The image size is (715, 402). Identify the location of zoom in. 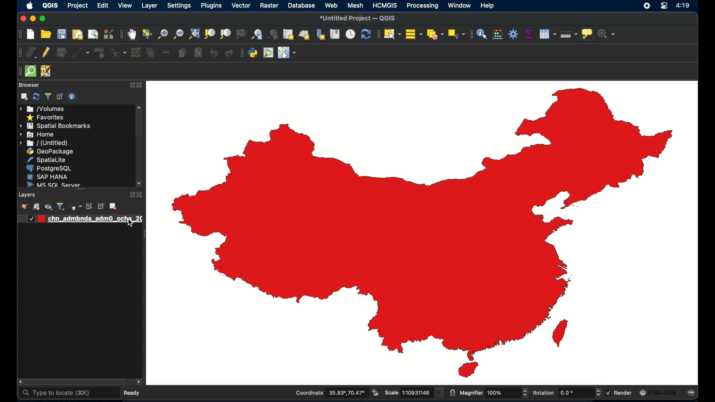
(162, 34).